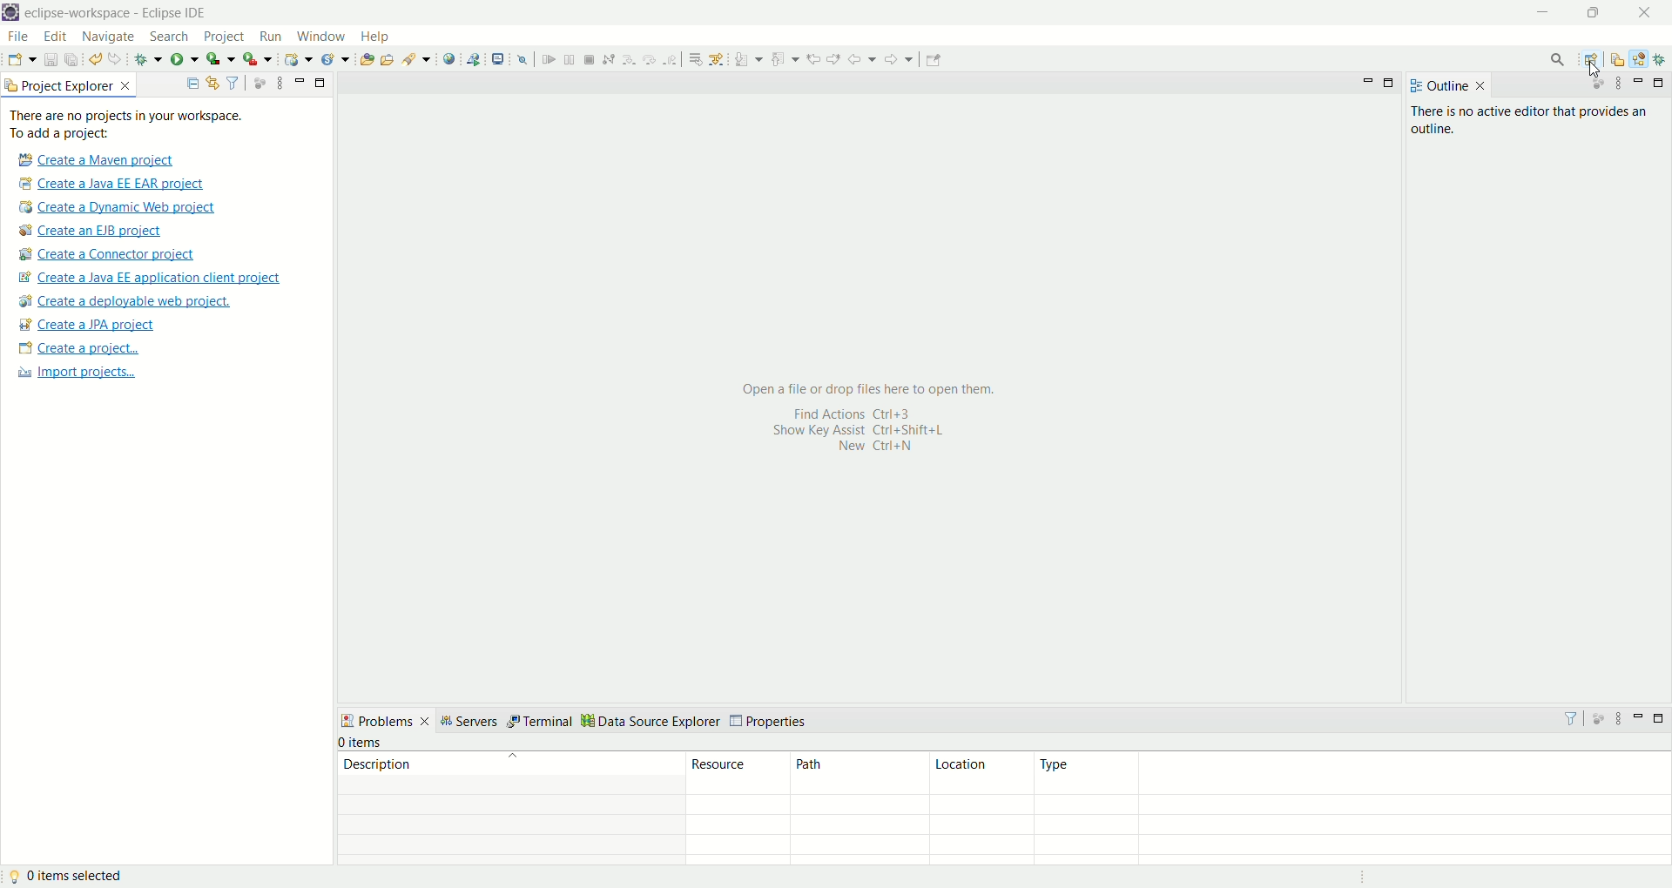 The image size is (1672, 888). Describe the element at coordinates (1598, 717) in the screenshot. I see `focus on active task` at that location.